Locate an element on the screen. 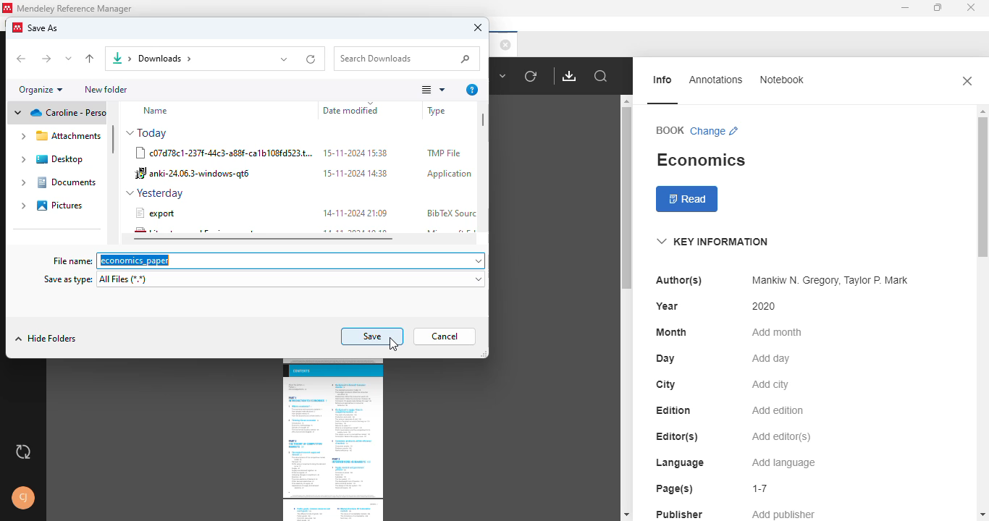 The image size is (989, 521). name is located at coordinates (155, 111).